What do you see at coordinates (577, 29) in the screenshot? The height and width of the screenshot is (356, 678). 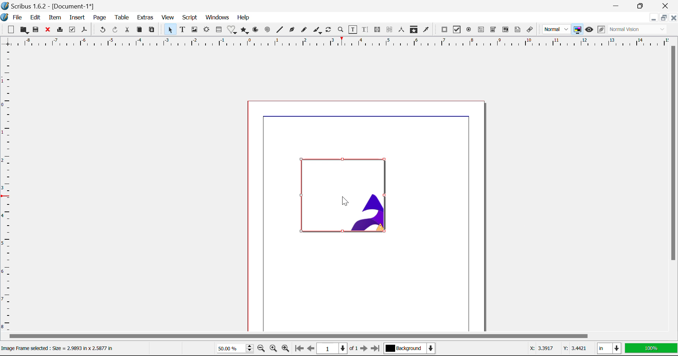 I see `Toggle Color Management` at bounding box center [577, 29].